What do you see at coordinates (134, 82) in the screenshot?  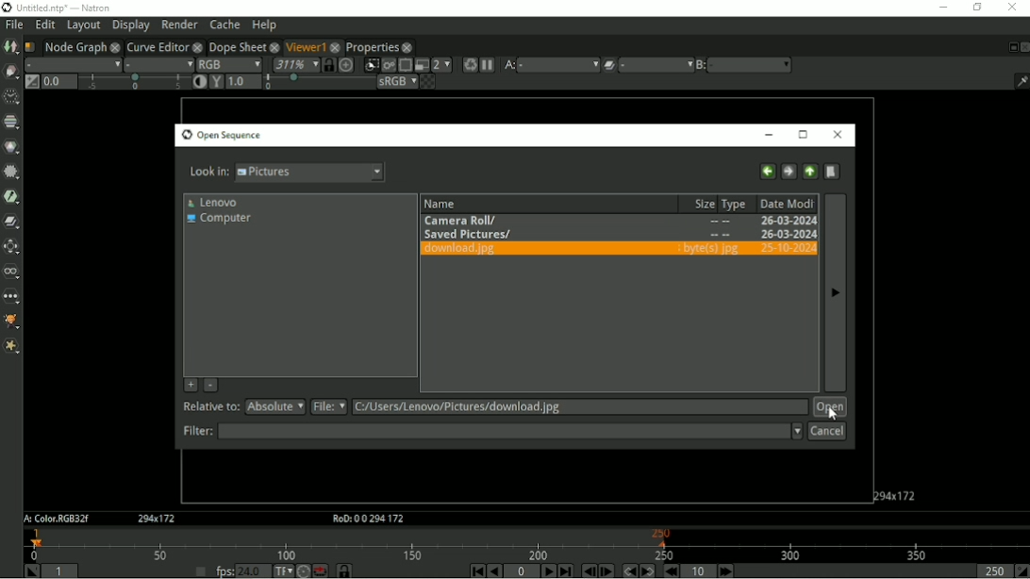 I see `selection bar` at bounding box center [134, 82].